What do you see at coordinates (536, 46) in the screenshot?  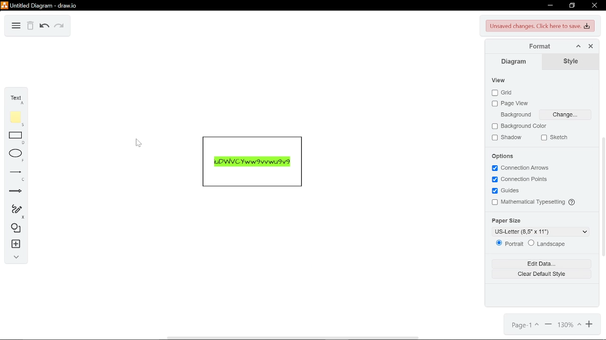 I see `format` at bounding box center [536, 46].